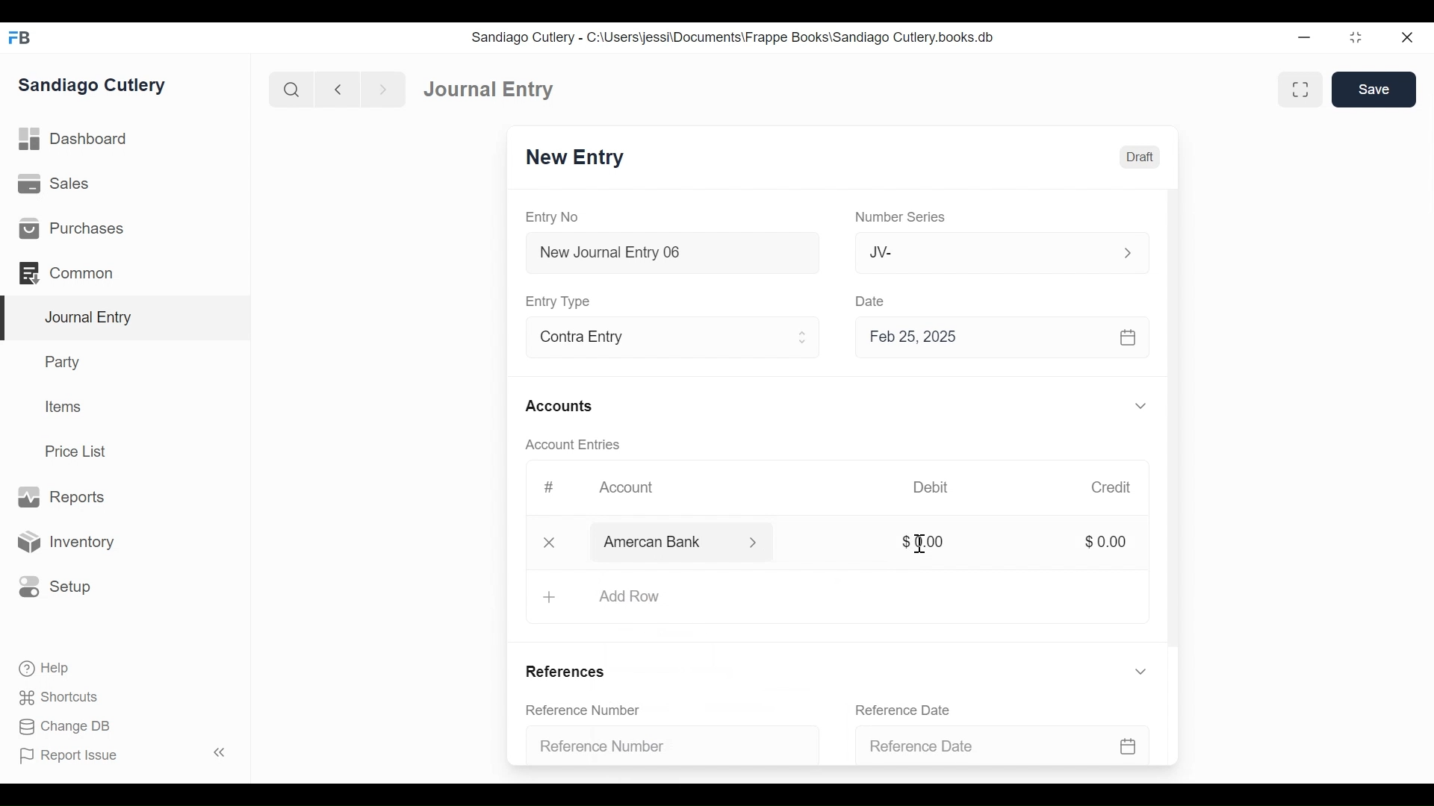 This screenshot has width=1434, height=806. Describe the element at coordinates (931, 487) in the screenshot. I see `Debit` at that location.